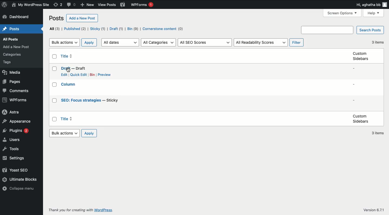 The image size is (389, 215). What do you see at coordinates (55, 119) in the screenshot?
I see `Checkbox` at bounding box center [55, 119].